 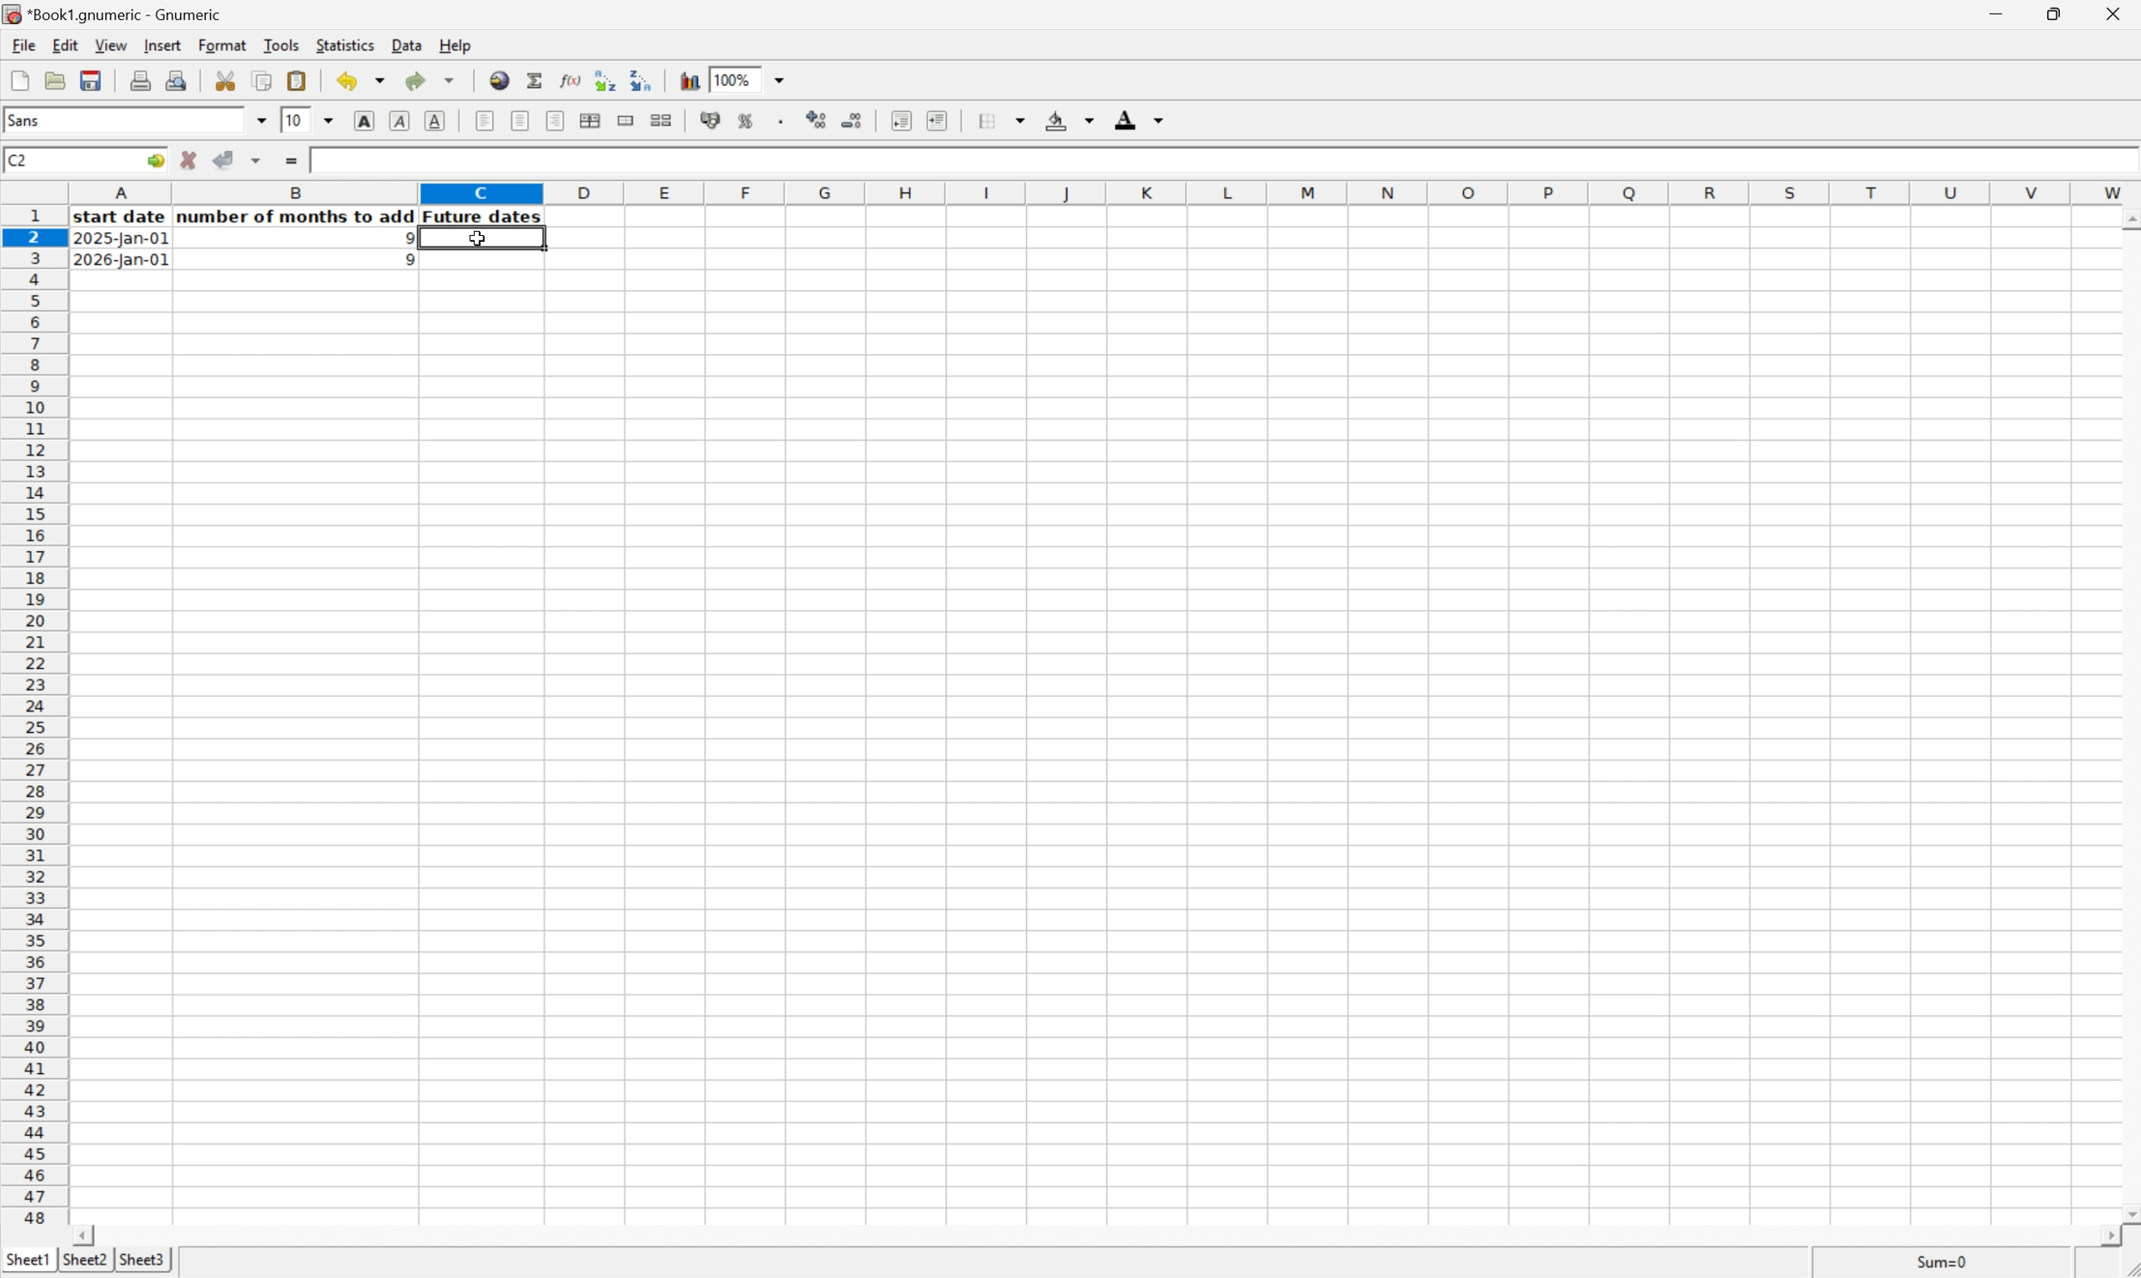 What do you see at coordinates (484, 217) in the screenshot?
I see `future dates` at bounding box center [484, 217].